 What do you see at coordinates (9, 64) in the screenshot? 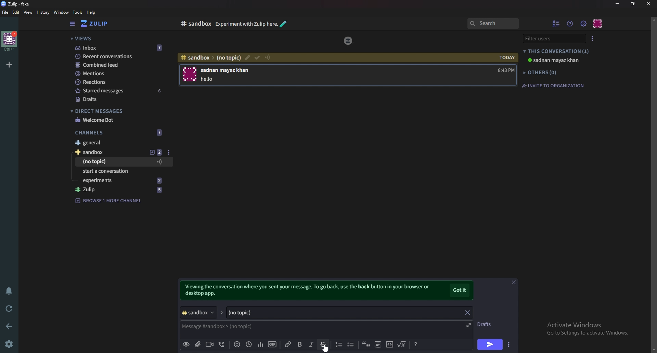
I see `Add organization` at bounding box center [9, 64].